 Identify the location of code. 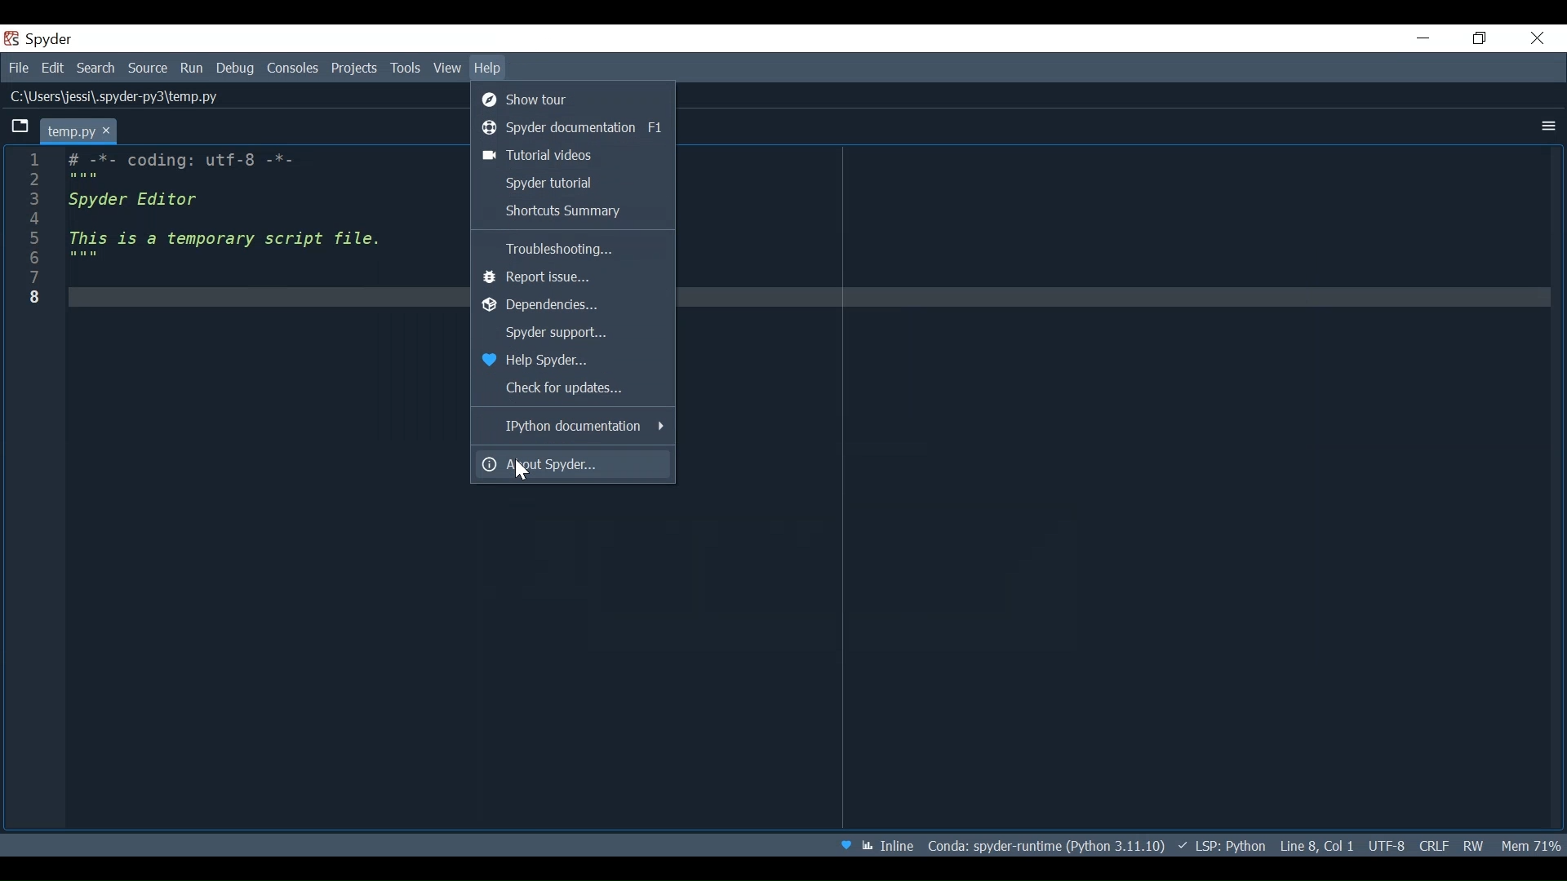
(251, 214).